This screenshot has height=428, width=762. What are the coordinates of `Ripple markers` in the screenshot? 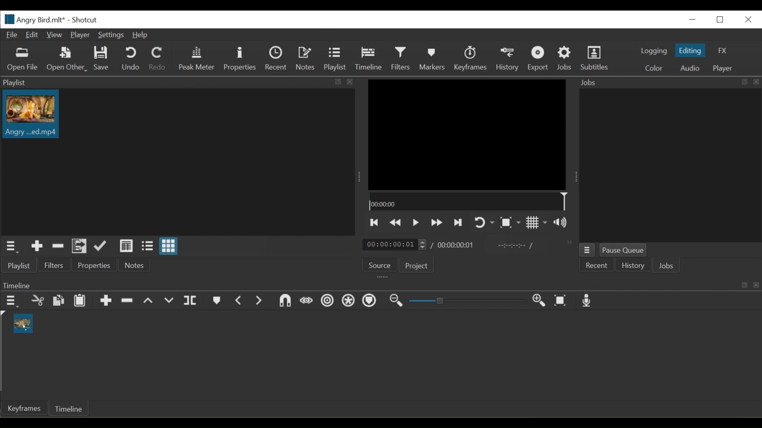 It's located at (371, 301).